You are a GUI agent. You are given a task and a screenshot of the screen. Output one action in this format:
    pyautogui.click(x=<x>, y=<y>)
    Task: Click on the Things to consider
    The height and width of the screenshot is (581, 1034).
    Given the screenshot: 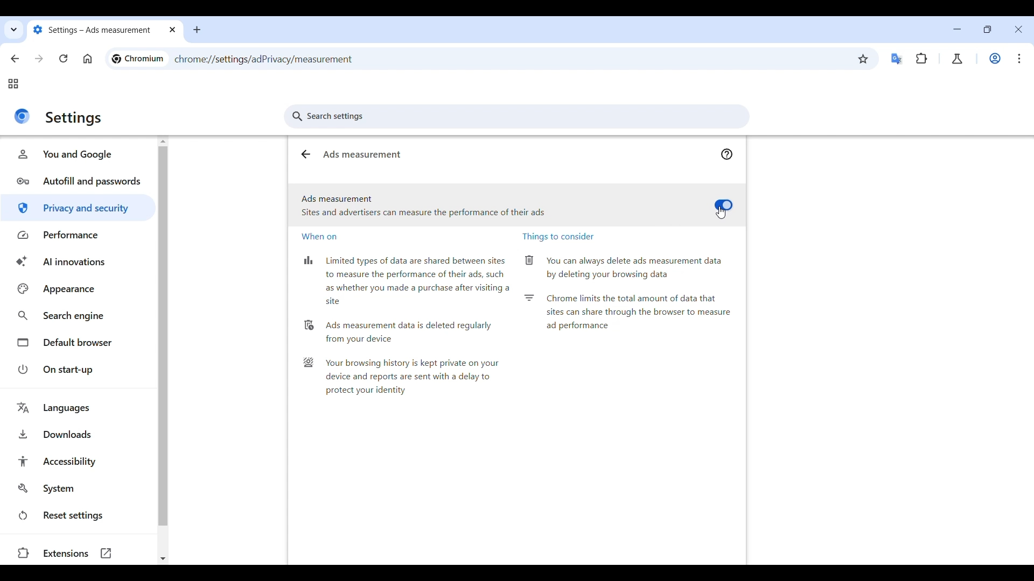 What is the action you would take?
    pyautogui.click(x=564, y=238)
    